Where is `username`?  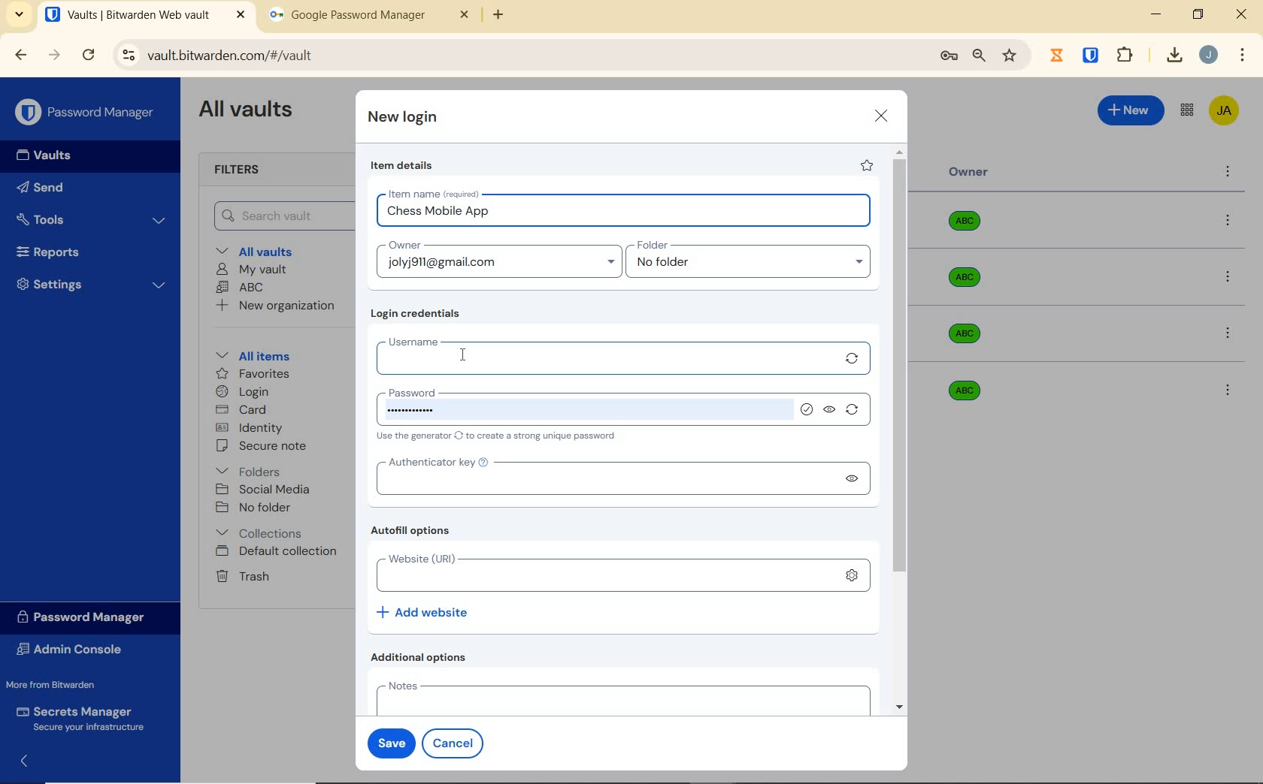
username is located at coordinates (604, 355).